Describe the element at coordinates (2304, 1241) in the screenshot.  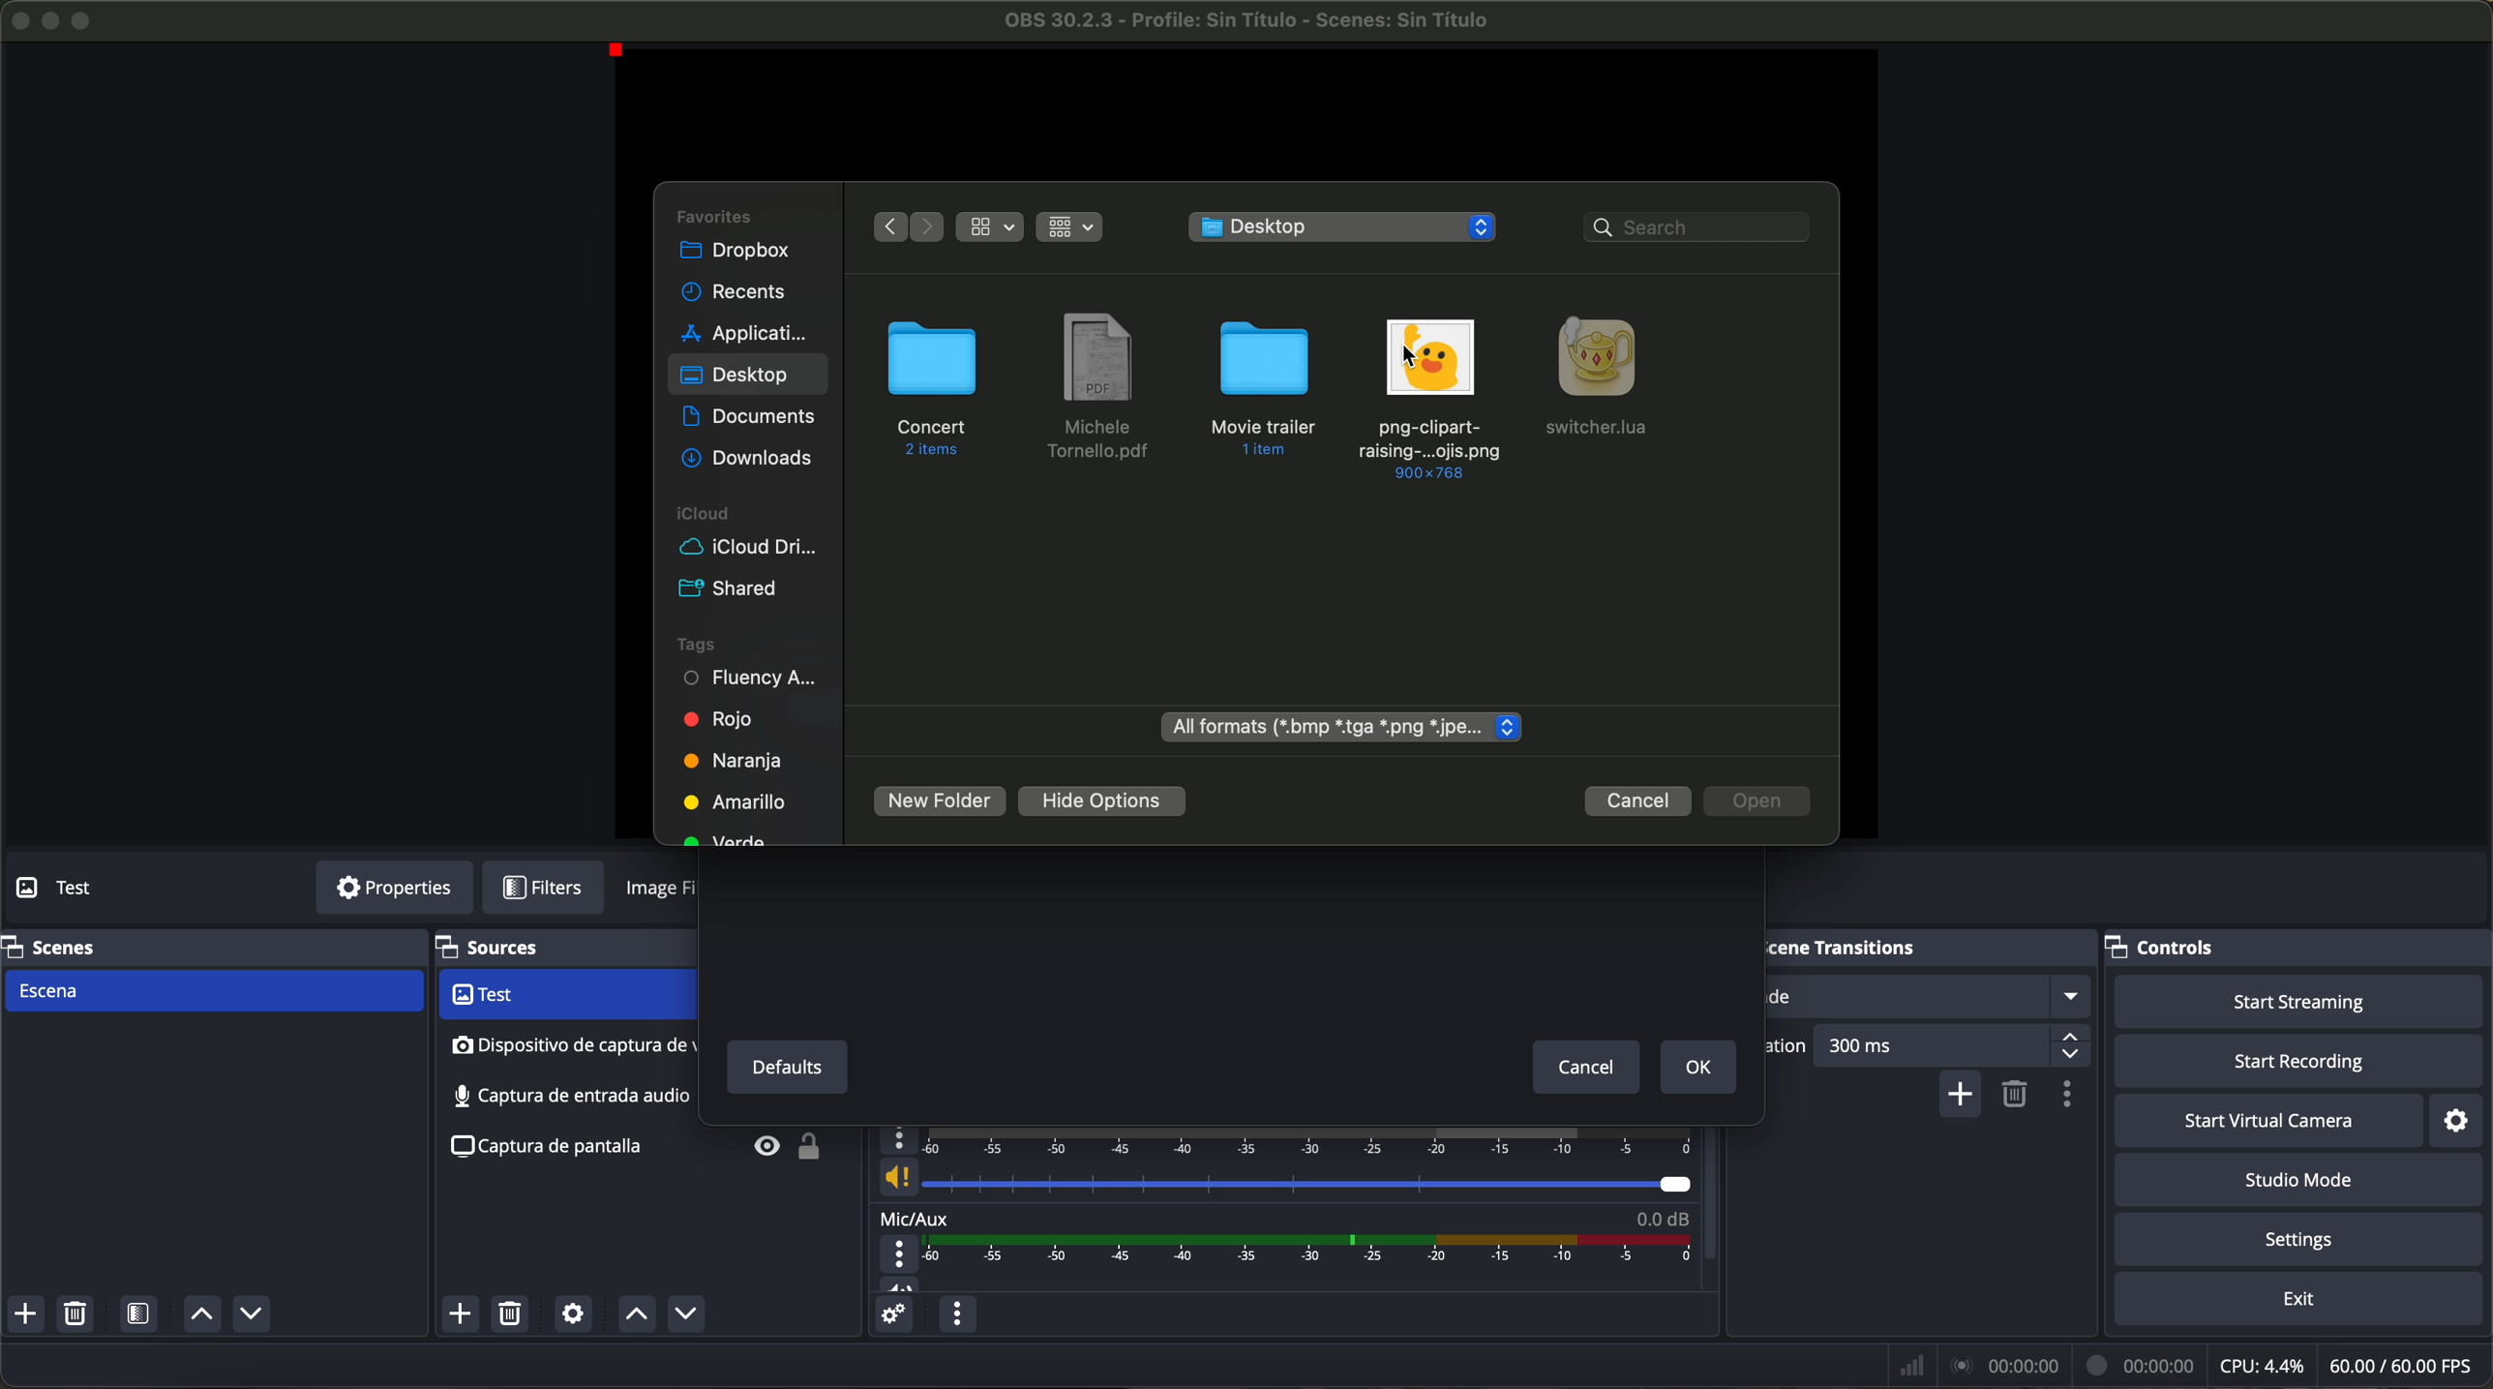
I see `settings` at that location.